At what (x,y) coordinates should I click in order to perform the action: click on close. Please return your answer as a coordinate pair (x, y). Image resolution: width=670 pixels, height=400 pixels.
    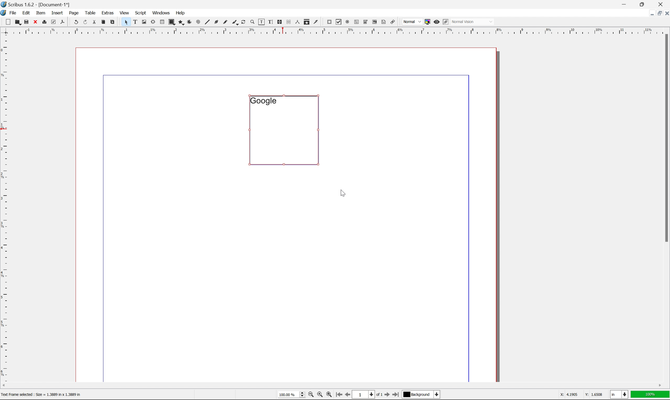
    Looking at the image, I should click on (666, 13).